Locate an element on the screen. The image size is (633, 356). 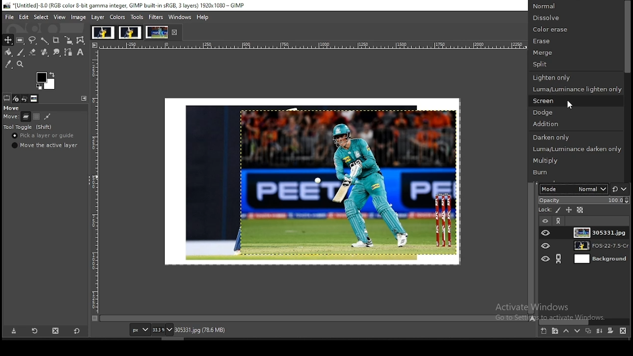
switch to other mode groups is located at coordinates (620, 188).